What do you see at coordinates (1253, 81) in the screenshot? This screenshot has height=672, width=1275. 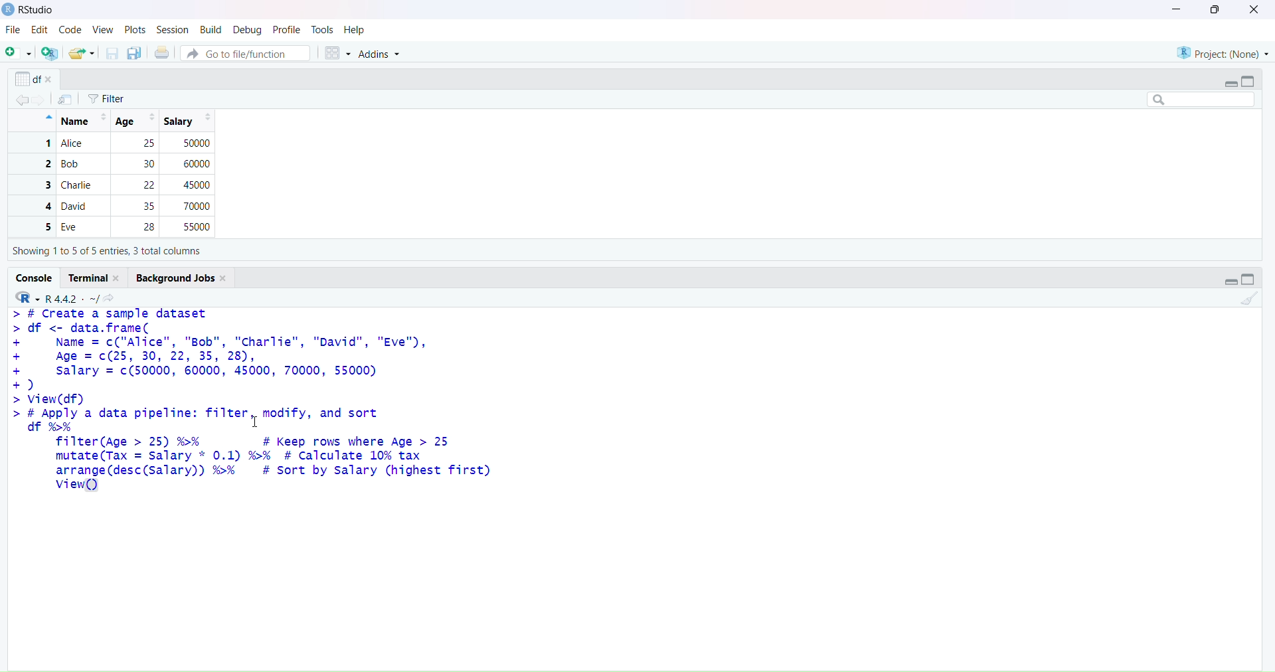 I see `collapse` at bounding box center [1253, 81].